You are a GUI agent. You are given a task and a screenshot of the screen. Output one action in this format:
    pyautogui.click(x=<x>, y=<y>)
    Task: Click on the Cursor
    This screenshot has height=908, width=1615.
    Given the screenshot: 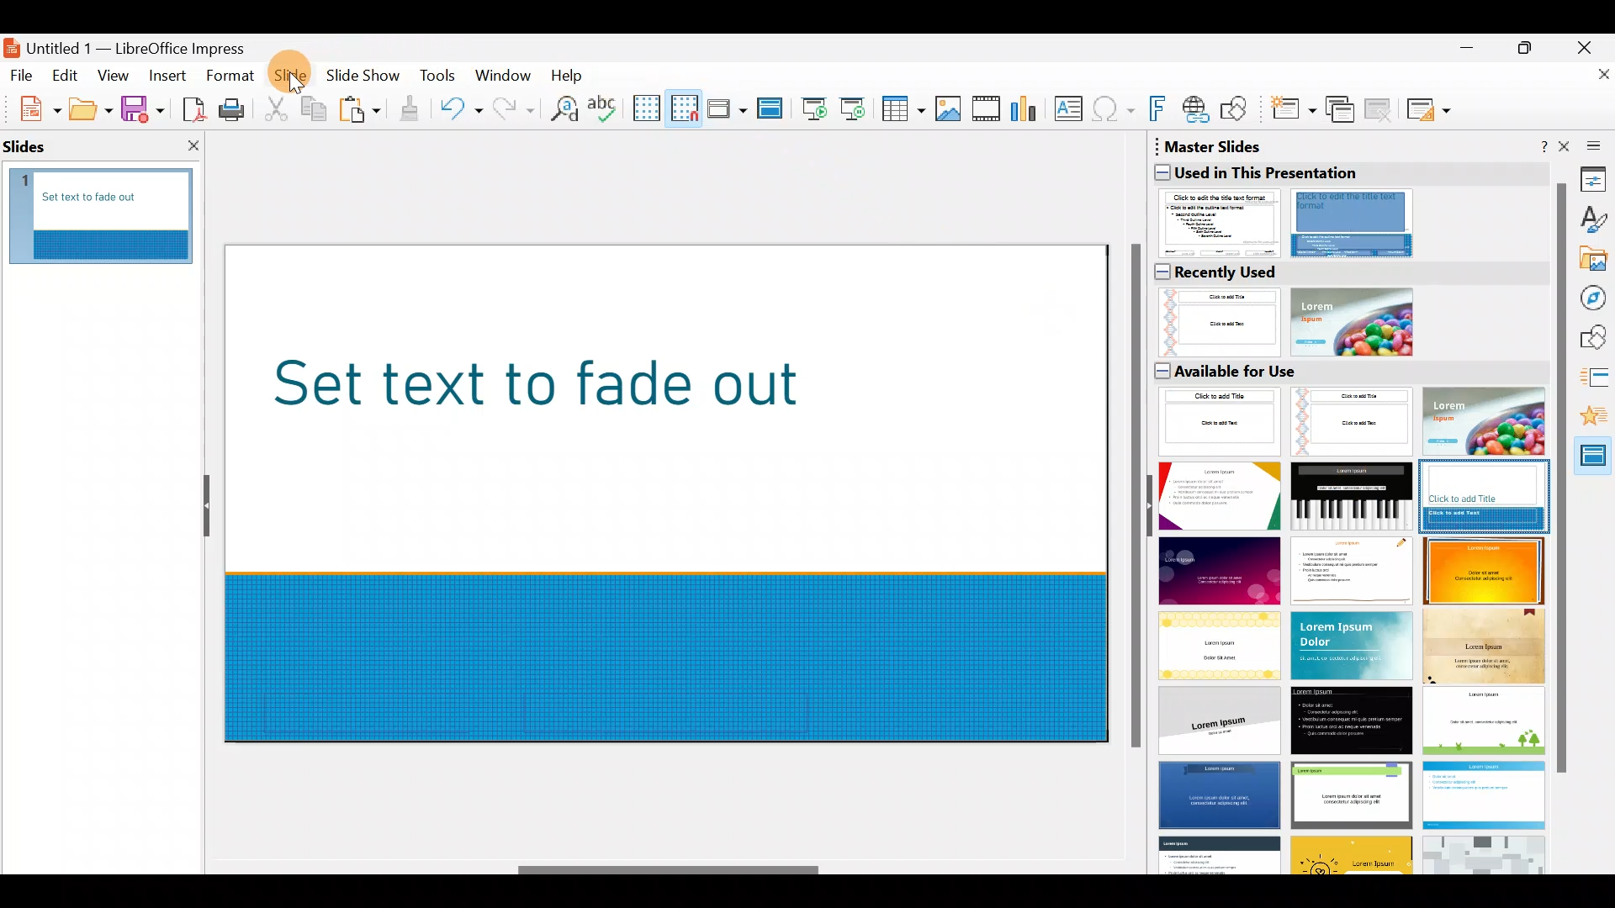 What is the action you would take?
    pyautogui.click(x=293, y=71)
    